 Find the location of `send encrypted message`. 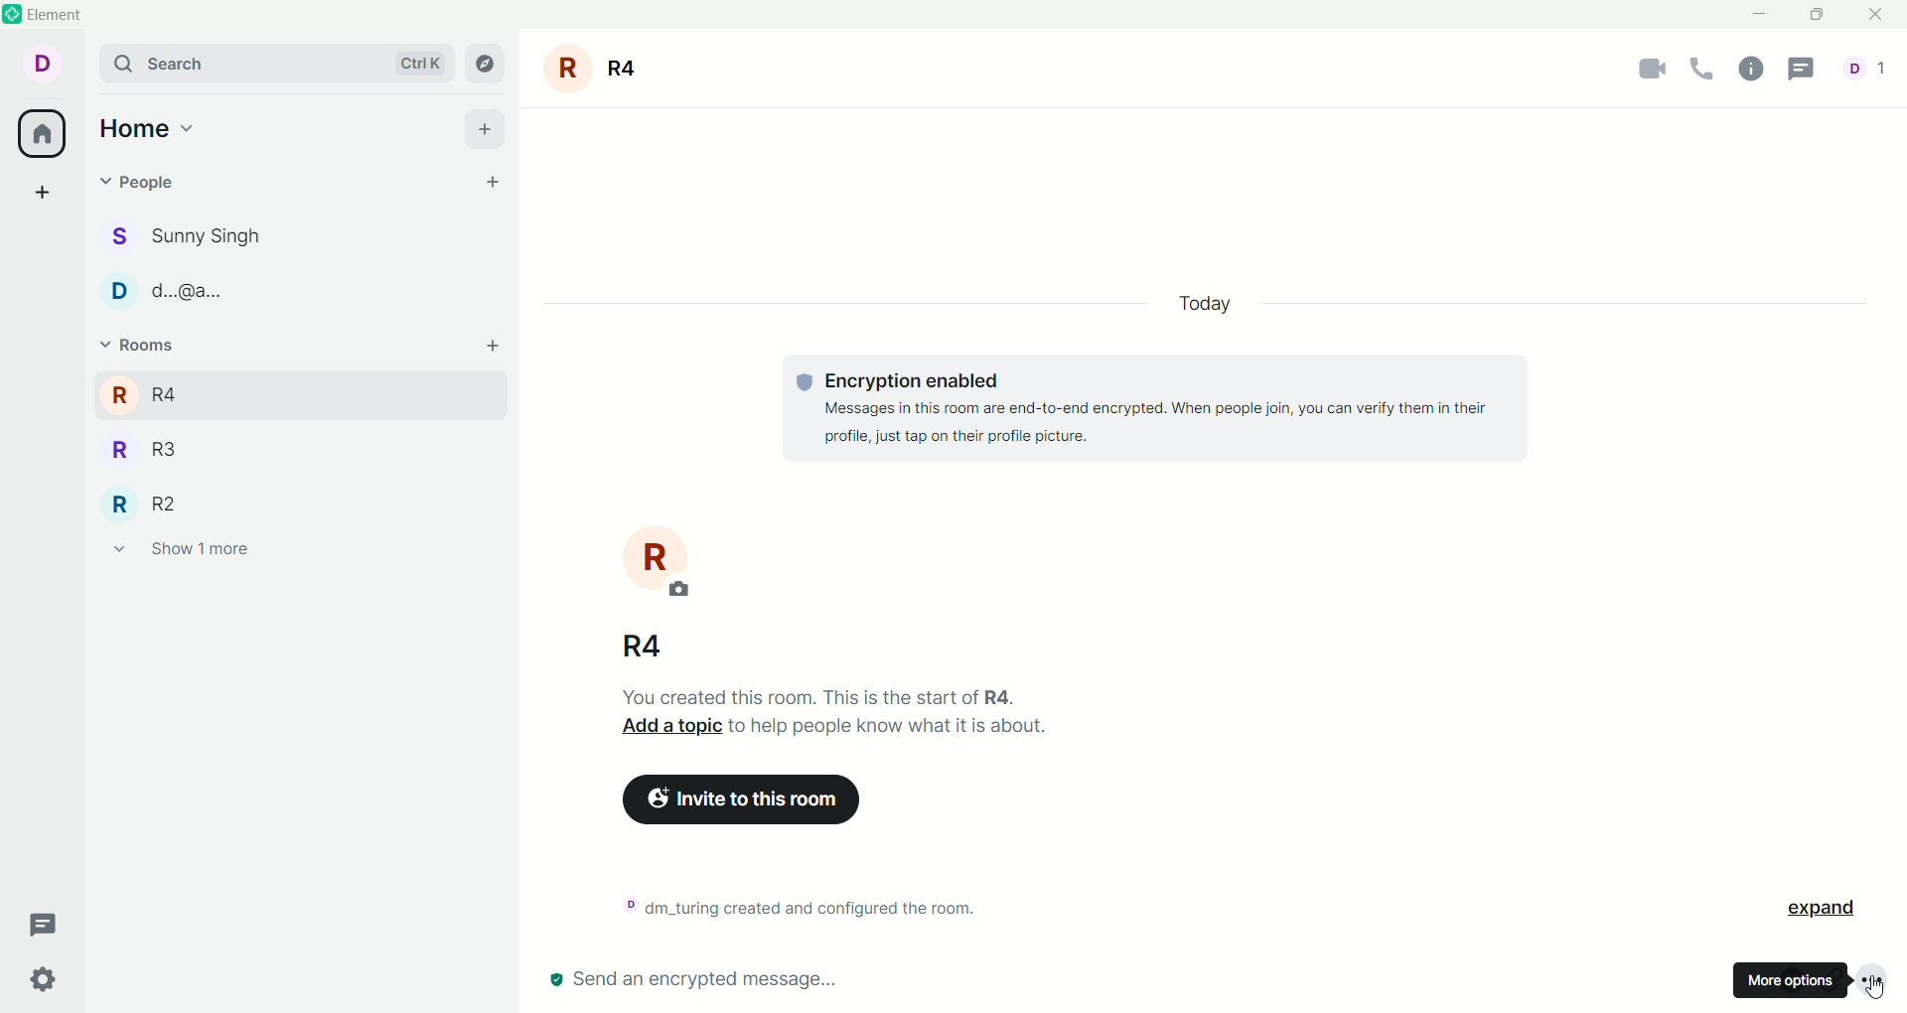

send encrypted message is located at coordinates (693, 981).